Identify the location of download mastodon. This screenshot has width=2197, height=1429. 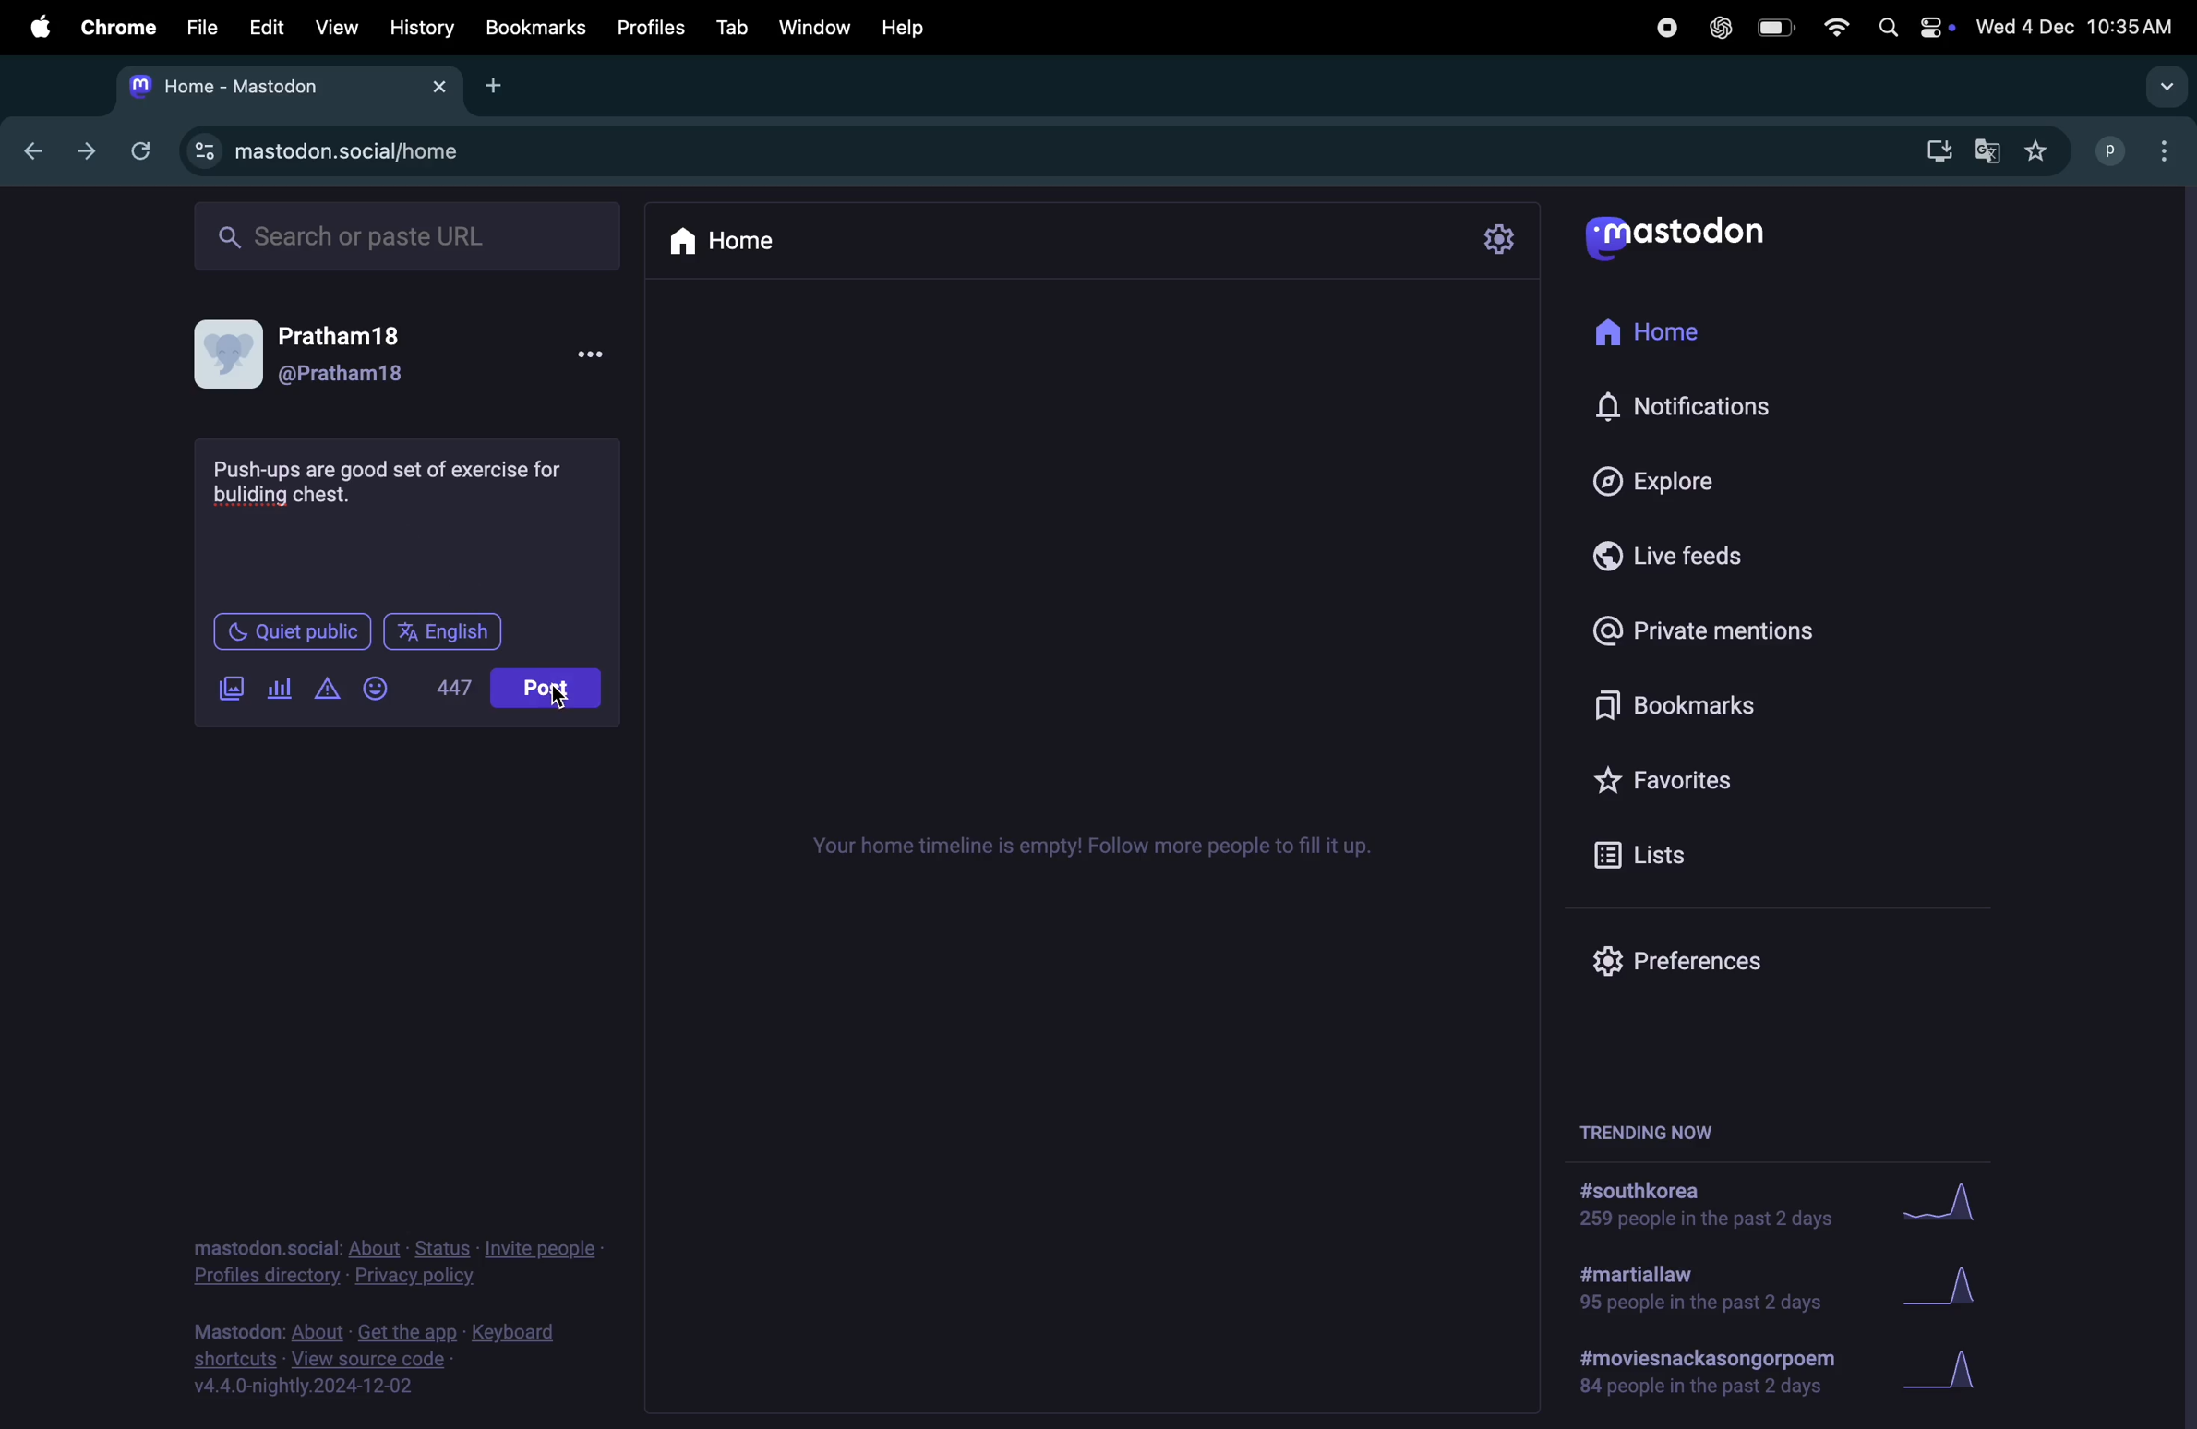
(1931, 152).